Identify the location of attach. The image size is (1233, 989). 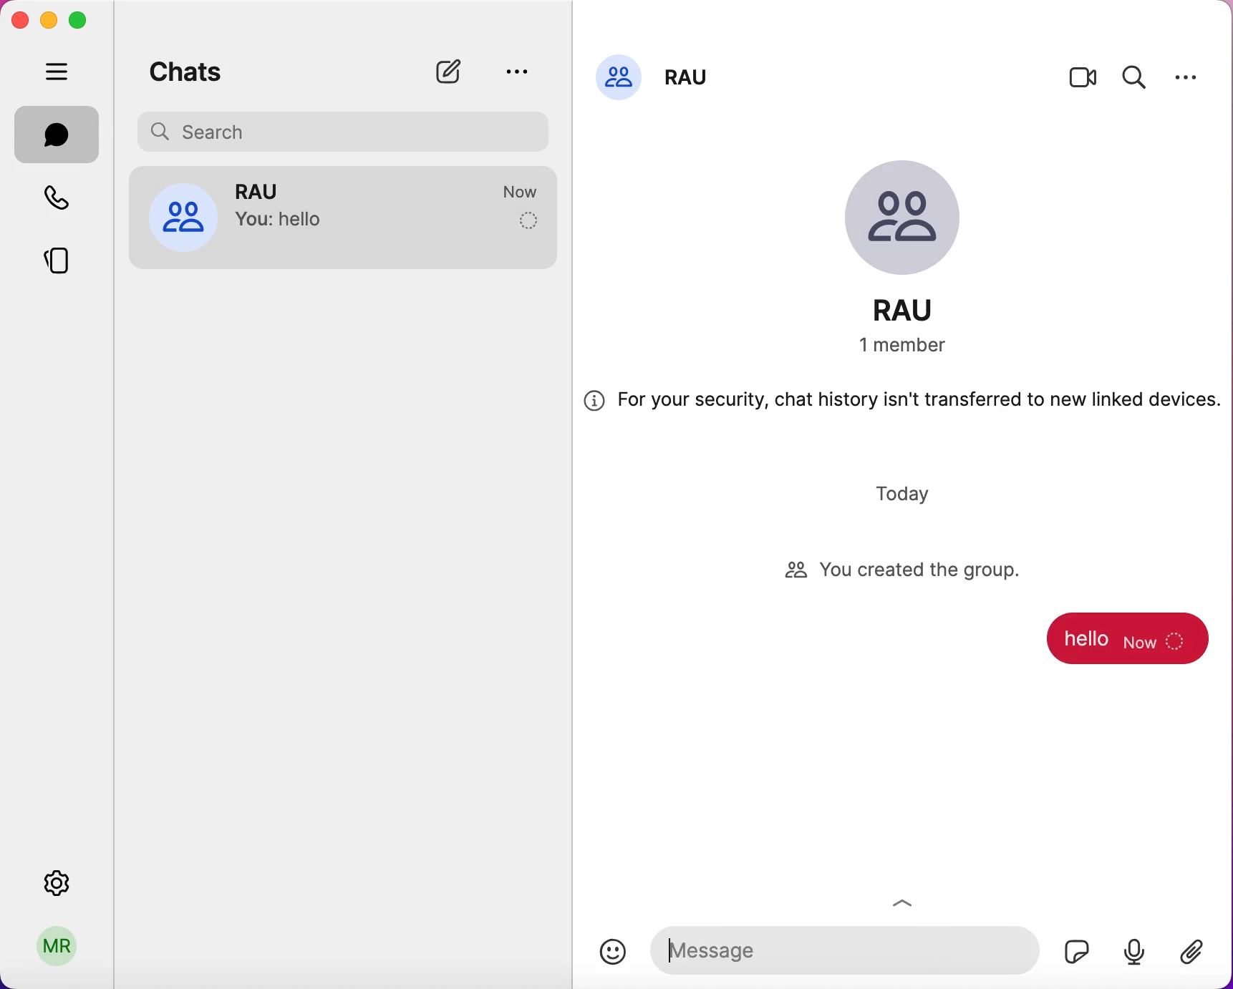
(1199, 954).